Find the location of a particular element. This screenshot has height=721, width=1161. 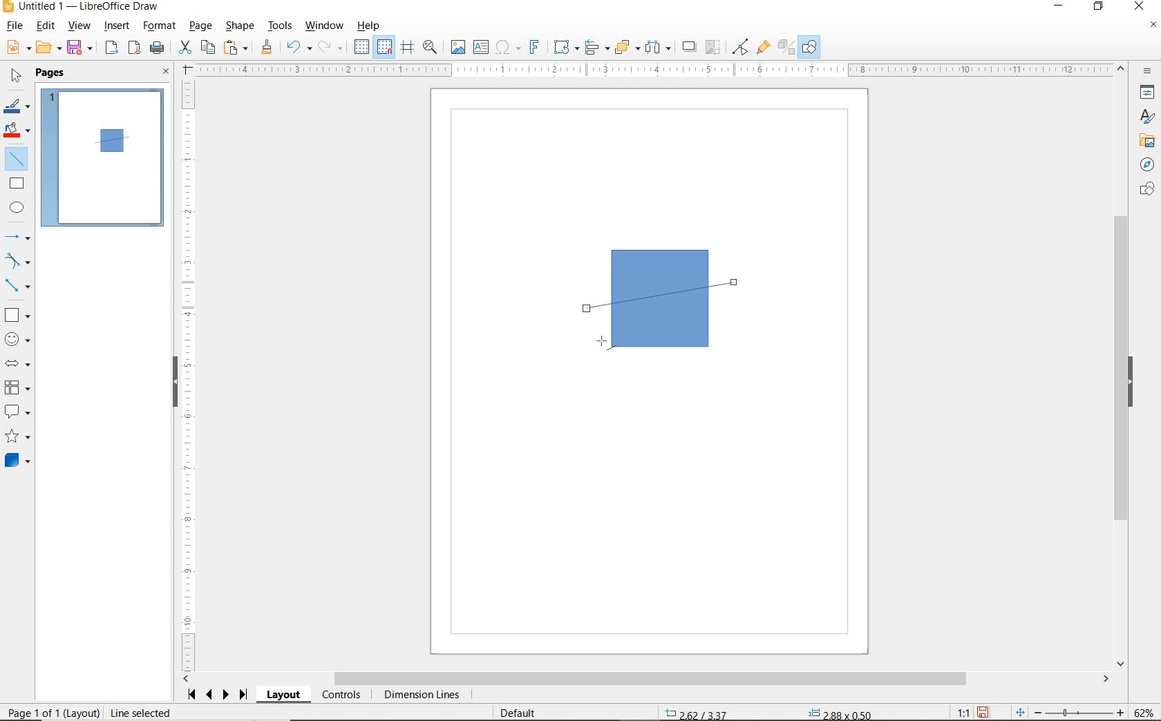

DEFAULT is located at coordinates (522, 713).